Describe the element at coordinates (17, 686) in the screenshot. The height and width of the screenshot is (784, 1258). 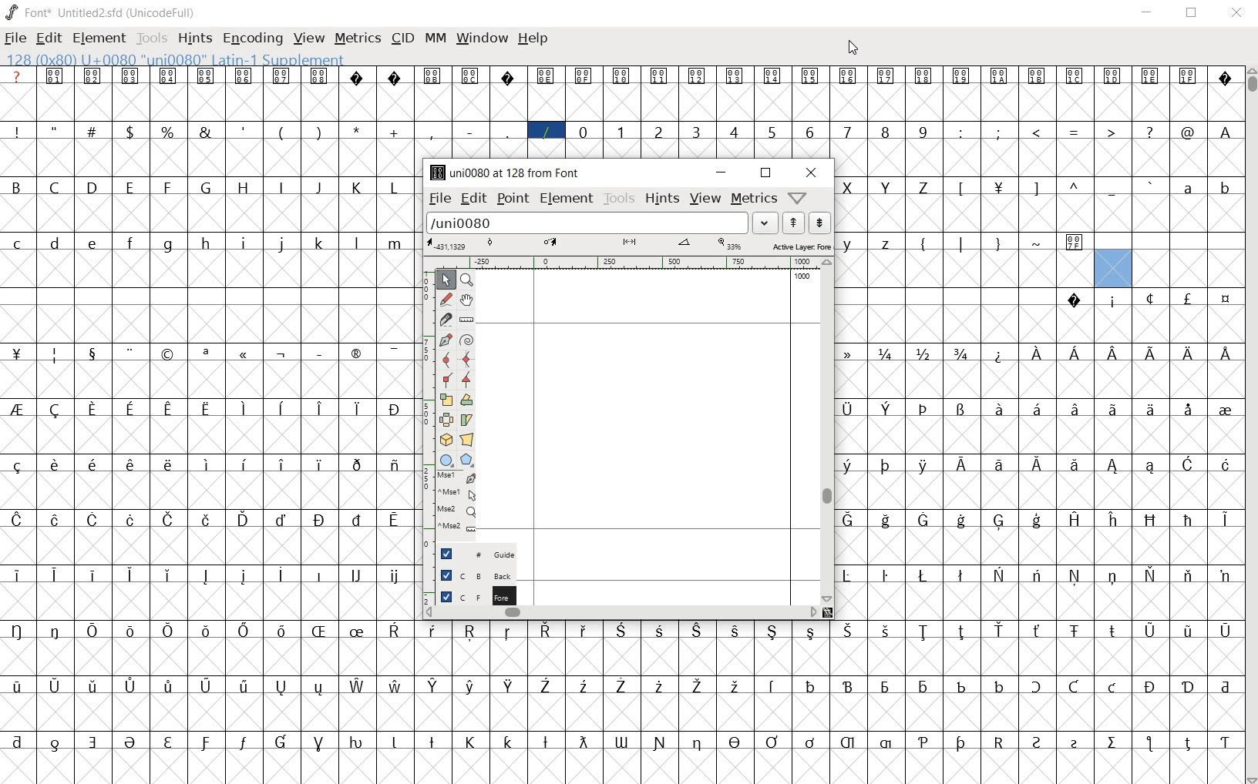
I see `glyph` at that location.